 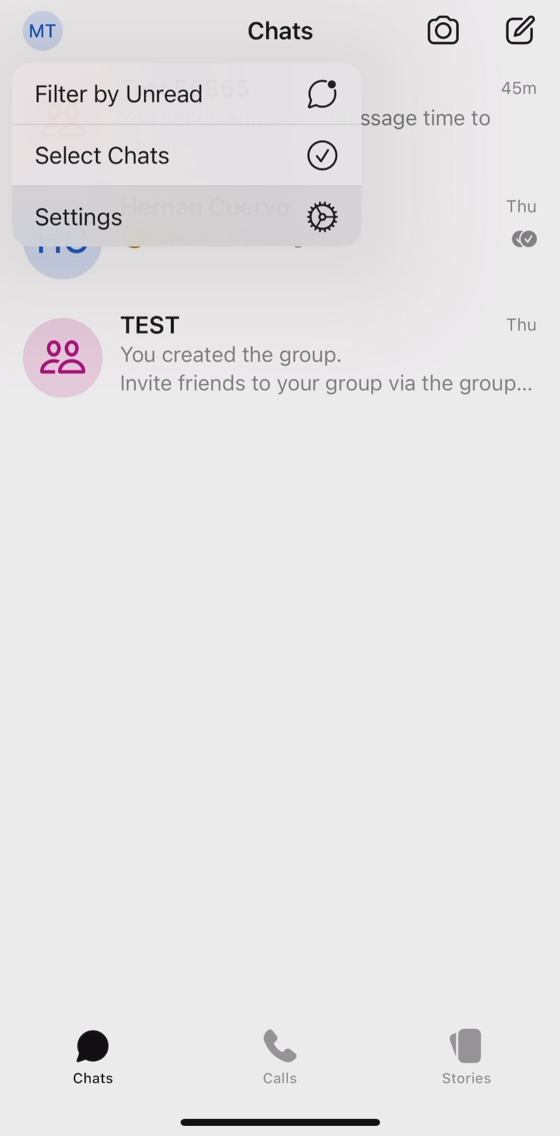 I want to click on filter by unread, so click(x=186, y=88).